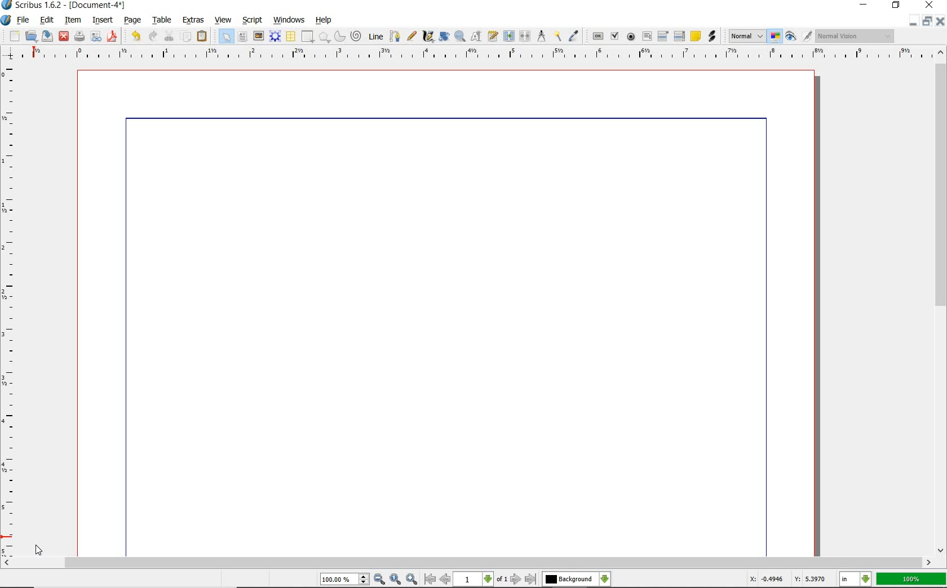 The image size is (947, 588). I want to click on image frame, so click(259, 36).